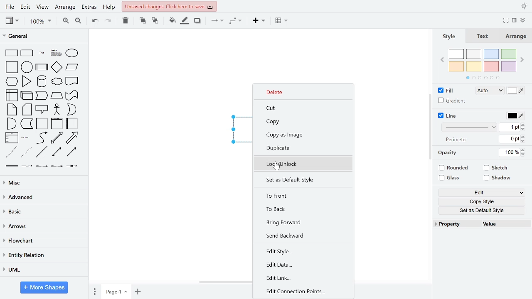  What do you see at coordinates (300, 265) in the screenshot?
I see `edit data` at bounding box center [300, 265].